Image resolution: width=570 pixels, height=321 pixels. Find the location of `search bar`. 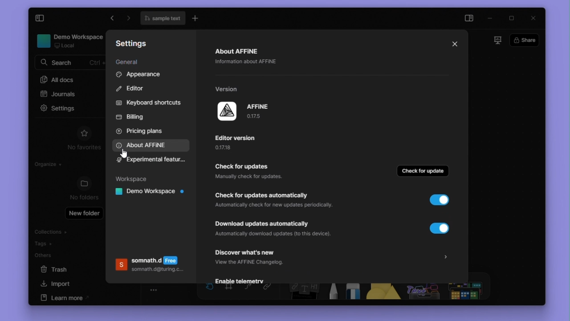

search bar is located at coordinates (68, 63).